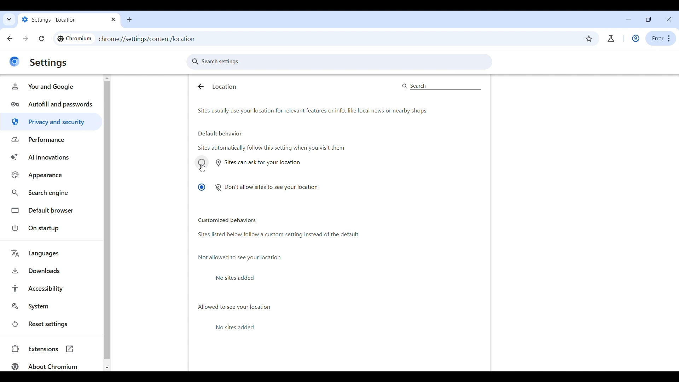  Describe the element at coordinates (629, 19) in the screenshot. I see `Minimize` at that location.